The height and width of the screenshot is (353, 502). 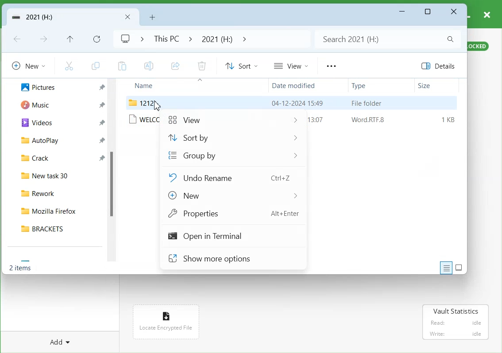 I want to click on More, so click(x=331, y=66).